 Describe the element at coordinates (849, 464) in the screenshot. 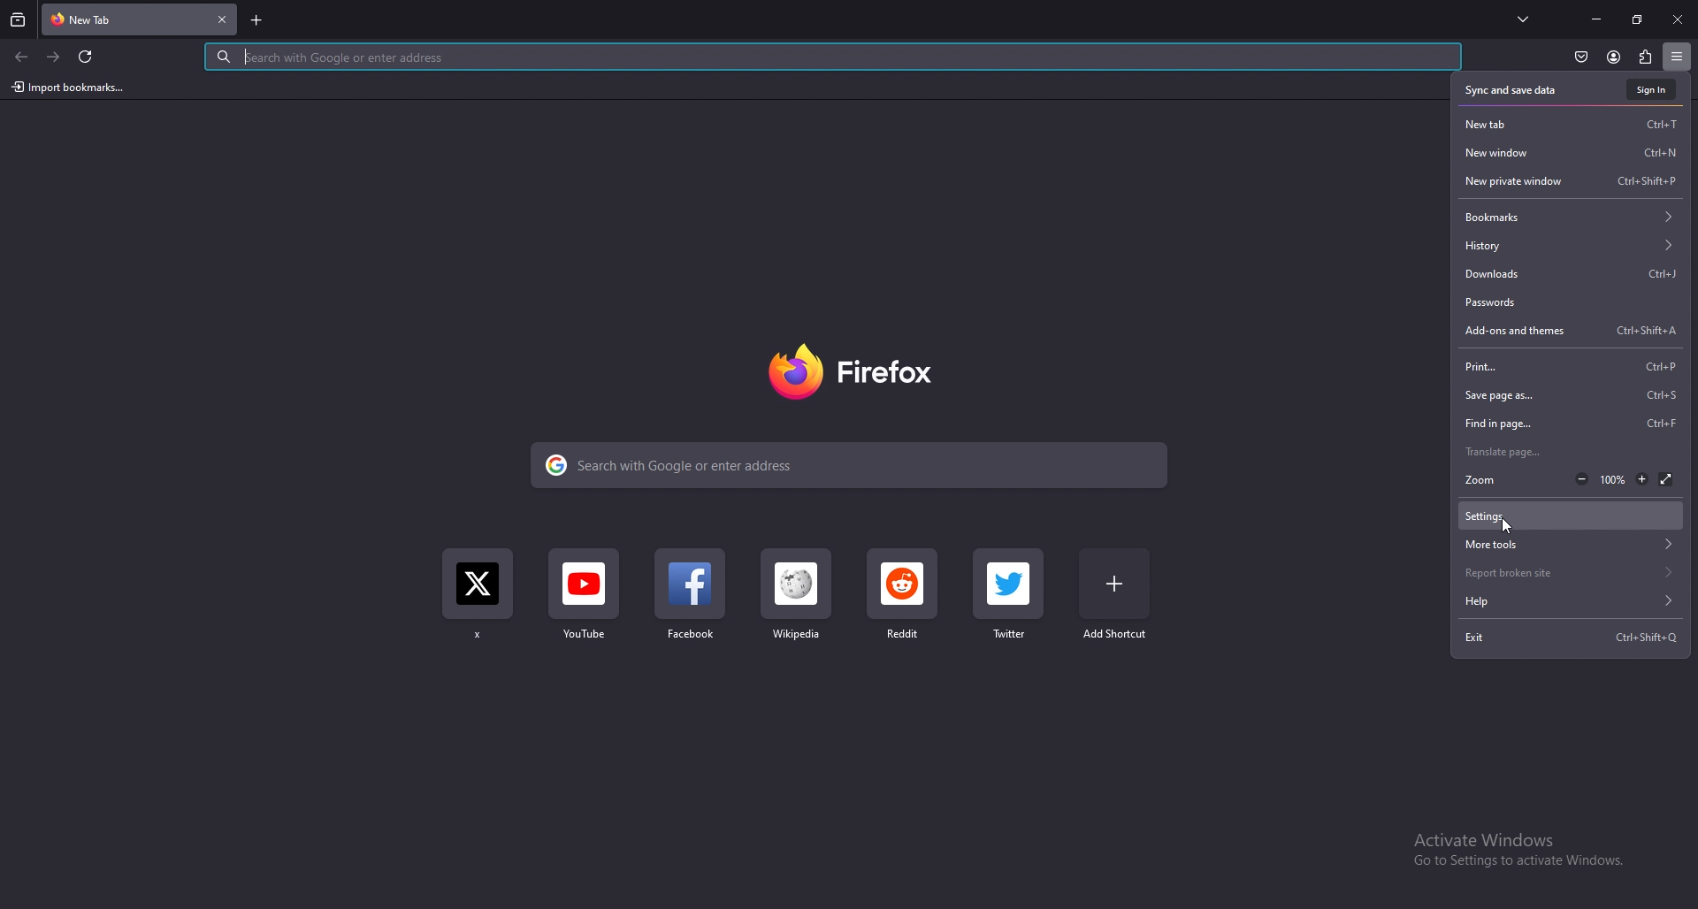

I see `search bar` at that location.